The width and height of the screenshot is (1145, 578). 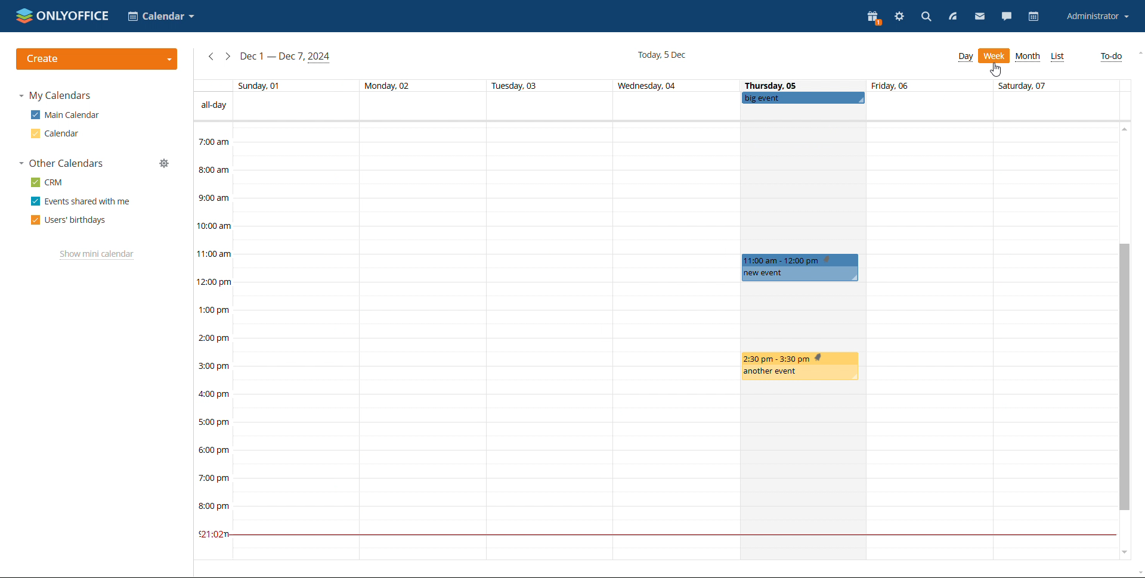 What do you see at coordinates (212, 341) in the screenshot?
I see `timeline` at bounding box center [212, 341].